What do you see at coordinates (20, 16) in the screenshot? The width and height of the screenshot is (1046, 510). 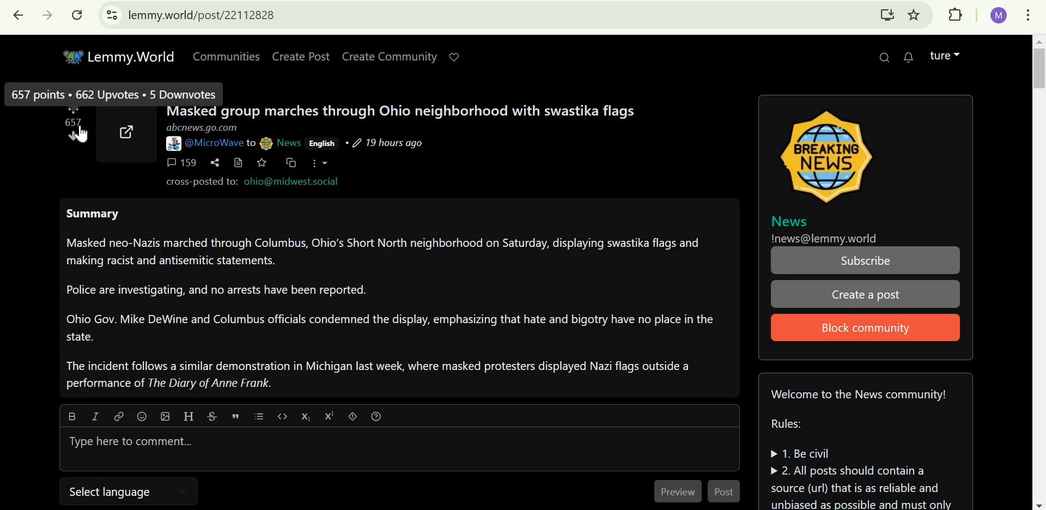 I see `Click to go back, hold to see history` at bounding box center [20, 16].